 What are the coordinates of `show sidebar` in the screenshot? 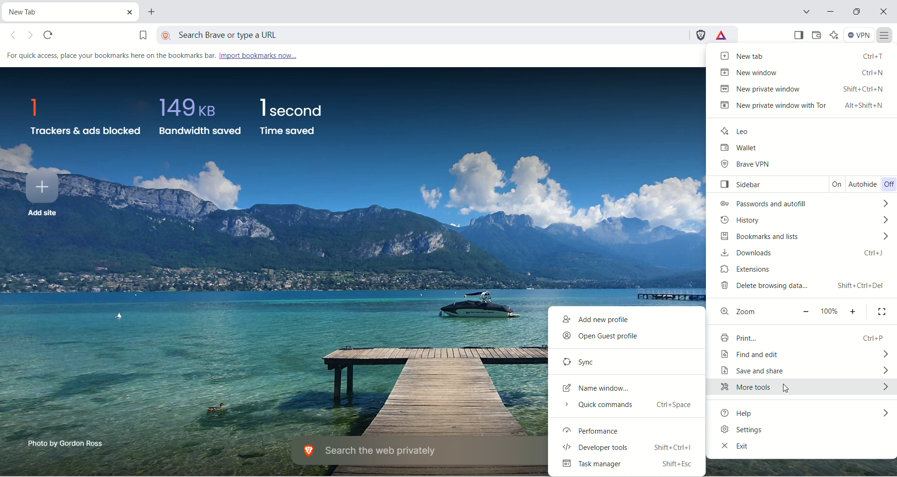 It's located at (799, 35).